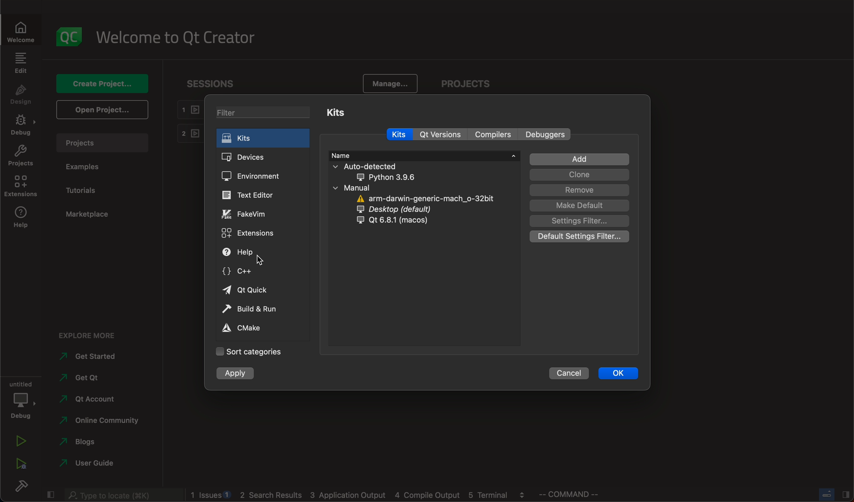  I want to click on close slide bar, so click(53, 494).